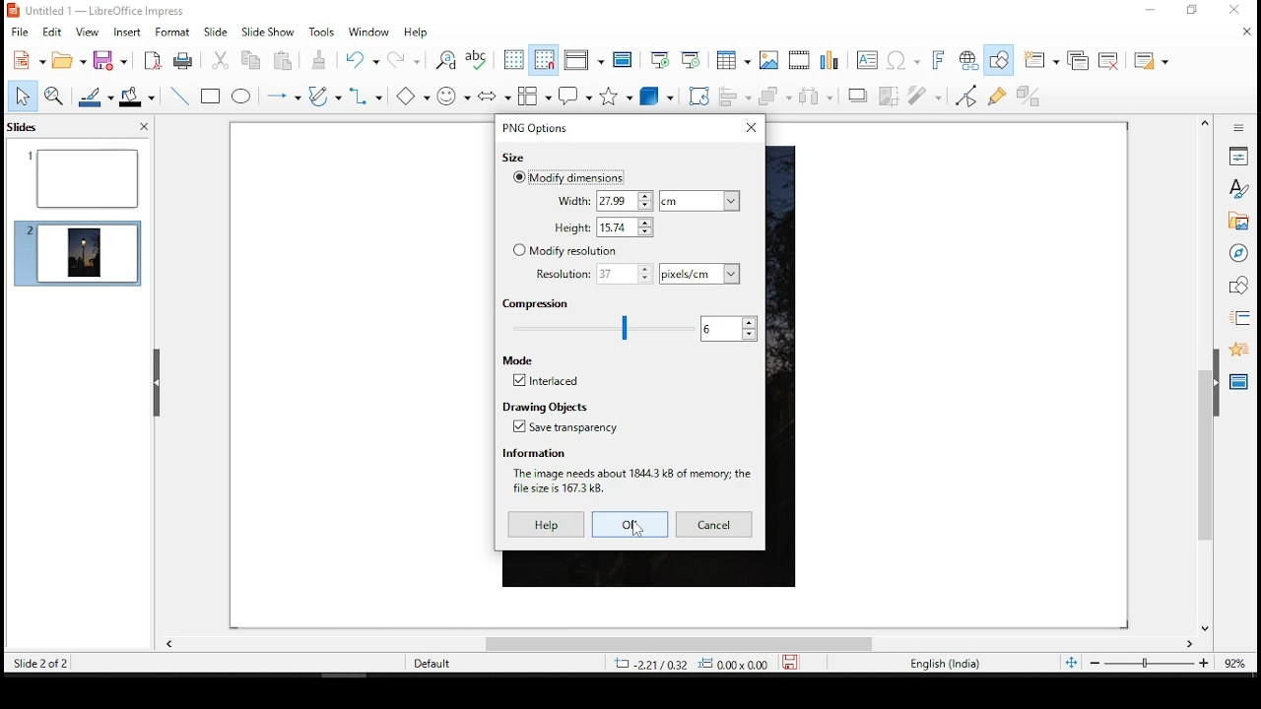 The width and height of the screenshot is (1261, 709). I want to click on start from current slide, so click(693, 58).